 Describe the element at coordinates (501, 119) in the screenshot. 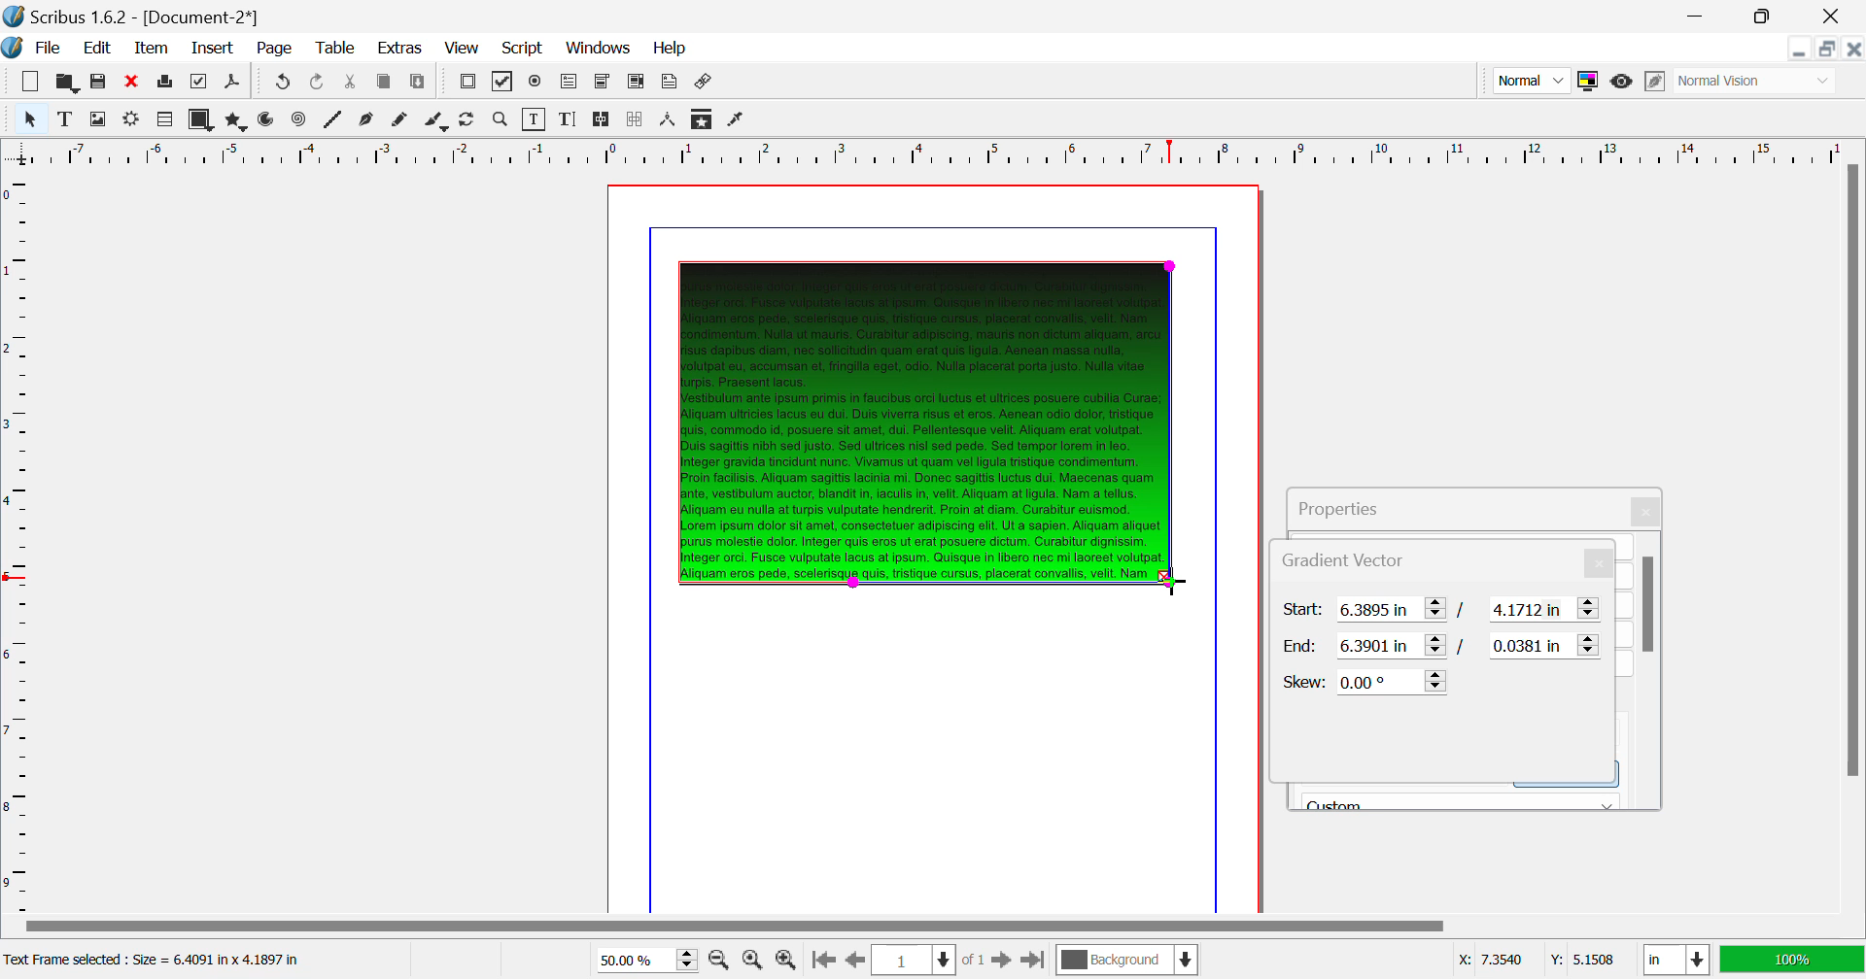

I see `Zoom` at that location.